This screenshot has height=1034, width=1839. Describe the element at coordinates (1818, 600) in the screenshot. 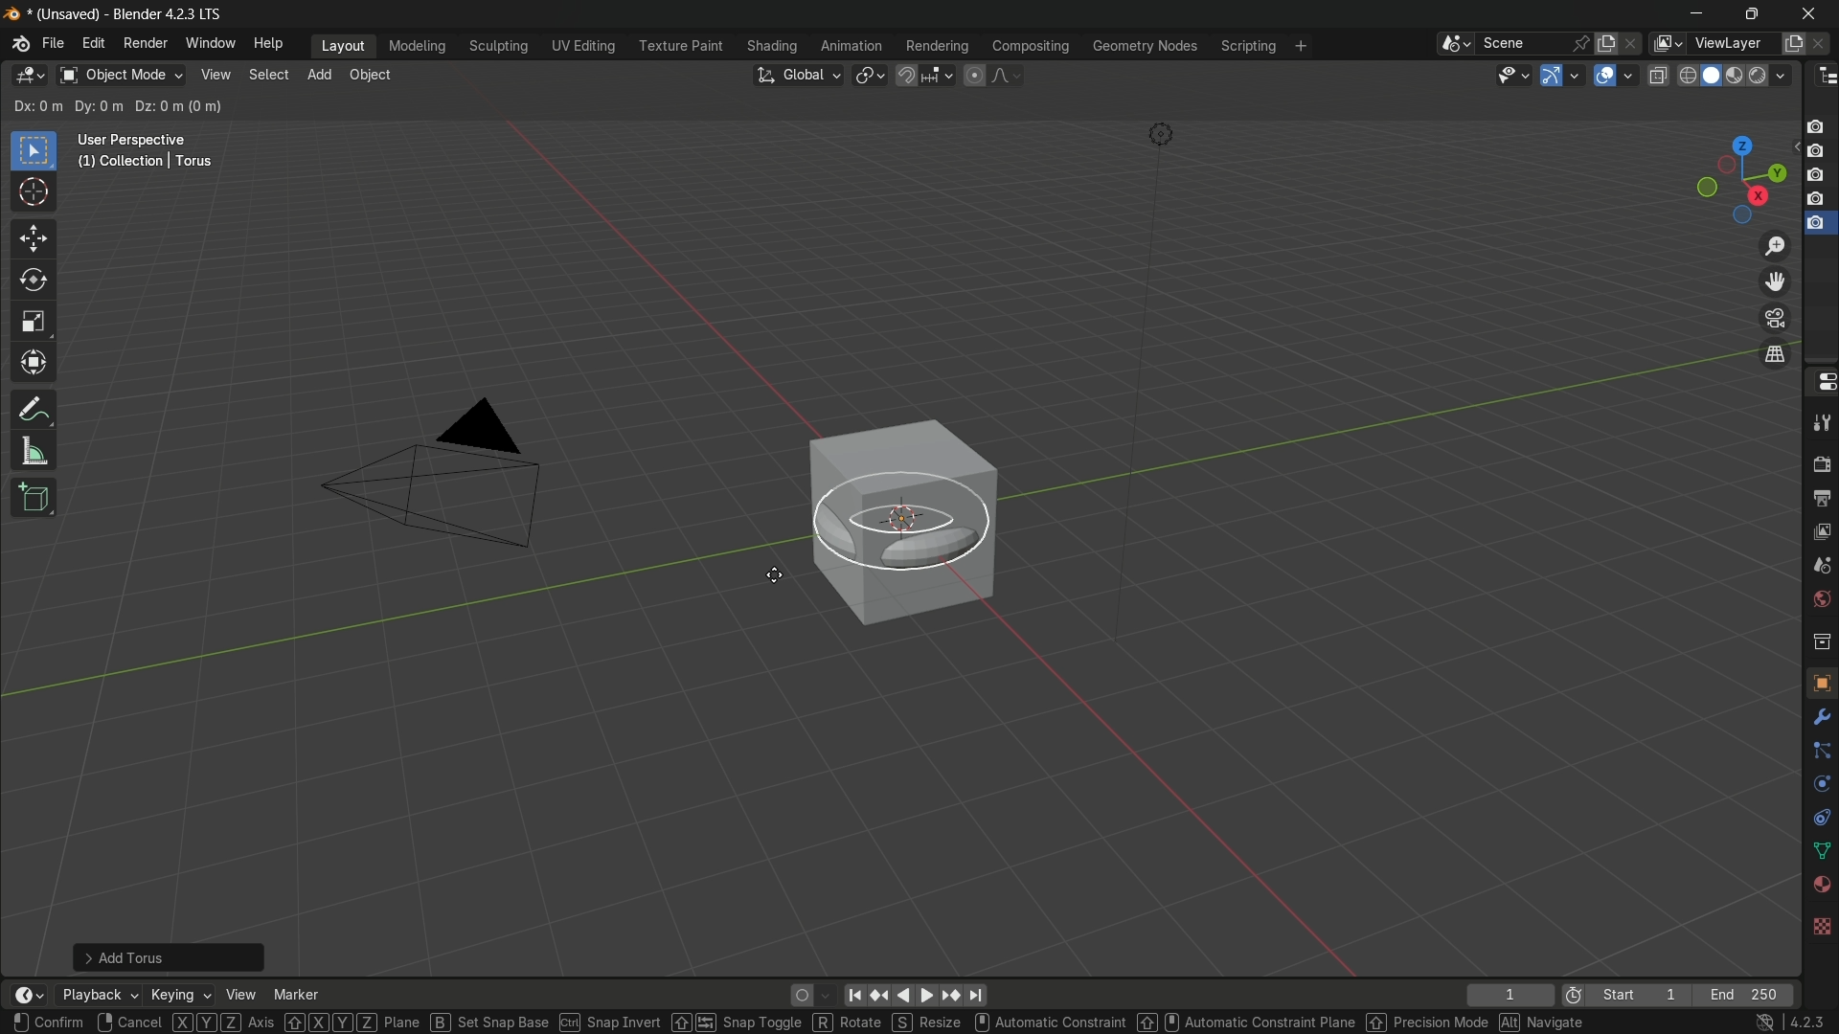

I see `world` at that location.